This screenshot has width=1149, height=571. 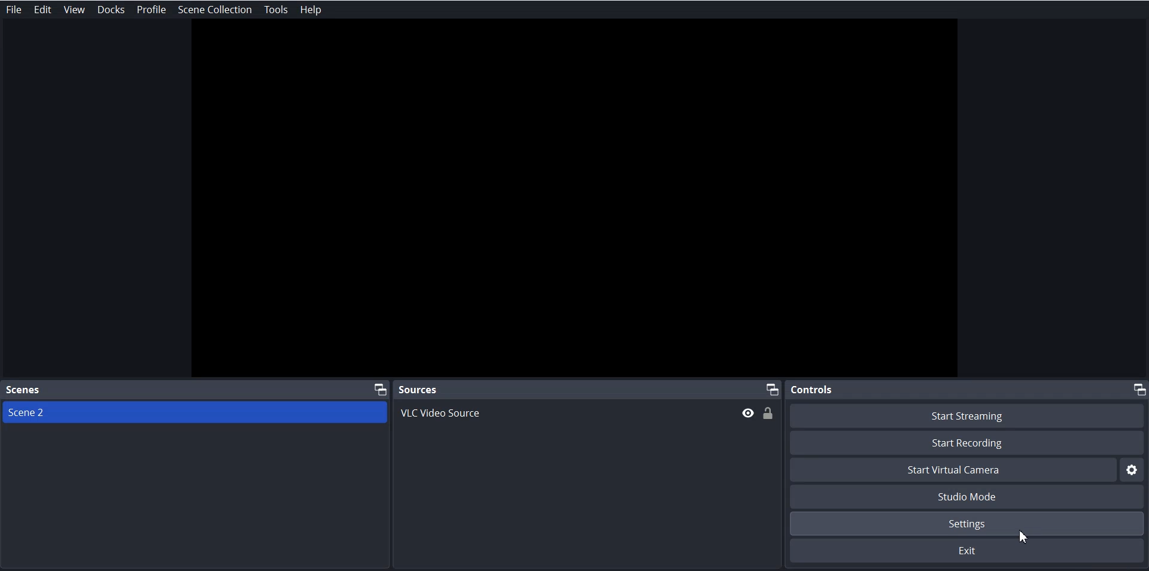 What do you see at coordinates (16, 9) in the screenshot?
I see `File` at bounding box center [16, 9].